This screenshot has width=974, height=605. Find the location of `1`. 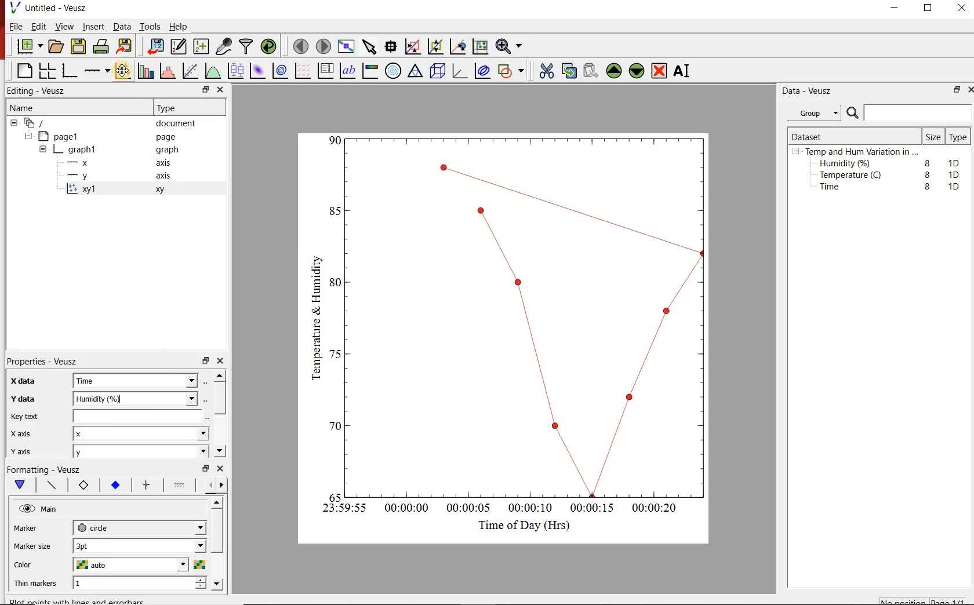

1 is located at coordinates (111, 584).